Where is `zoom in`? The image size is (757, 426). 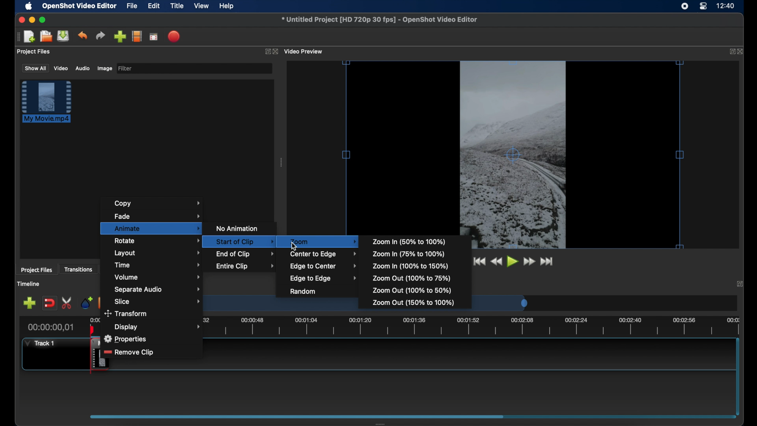 zoom in is located at coordinates (411, 266).